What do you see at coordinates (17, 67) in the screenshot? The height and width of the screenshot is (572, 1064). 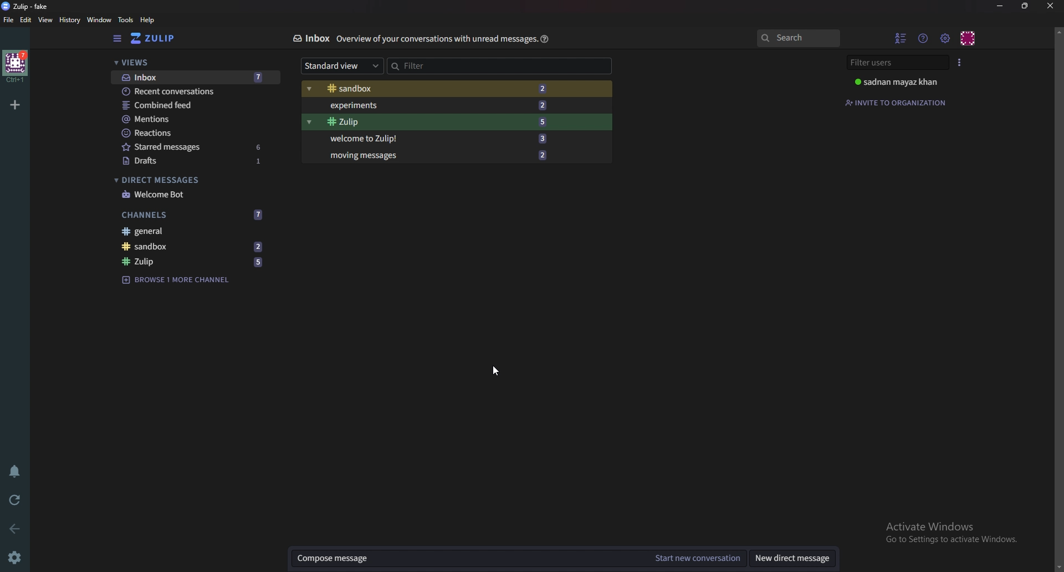 I see `home` at bounding box center [17, 67].